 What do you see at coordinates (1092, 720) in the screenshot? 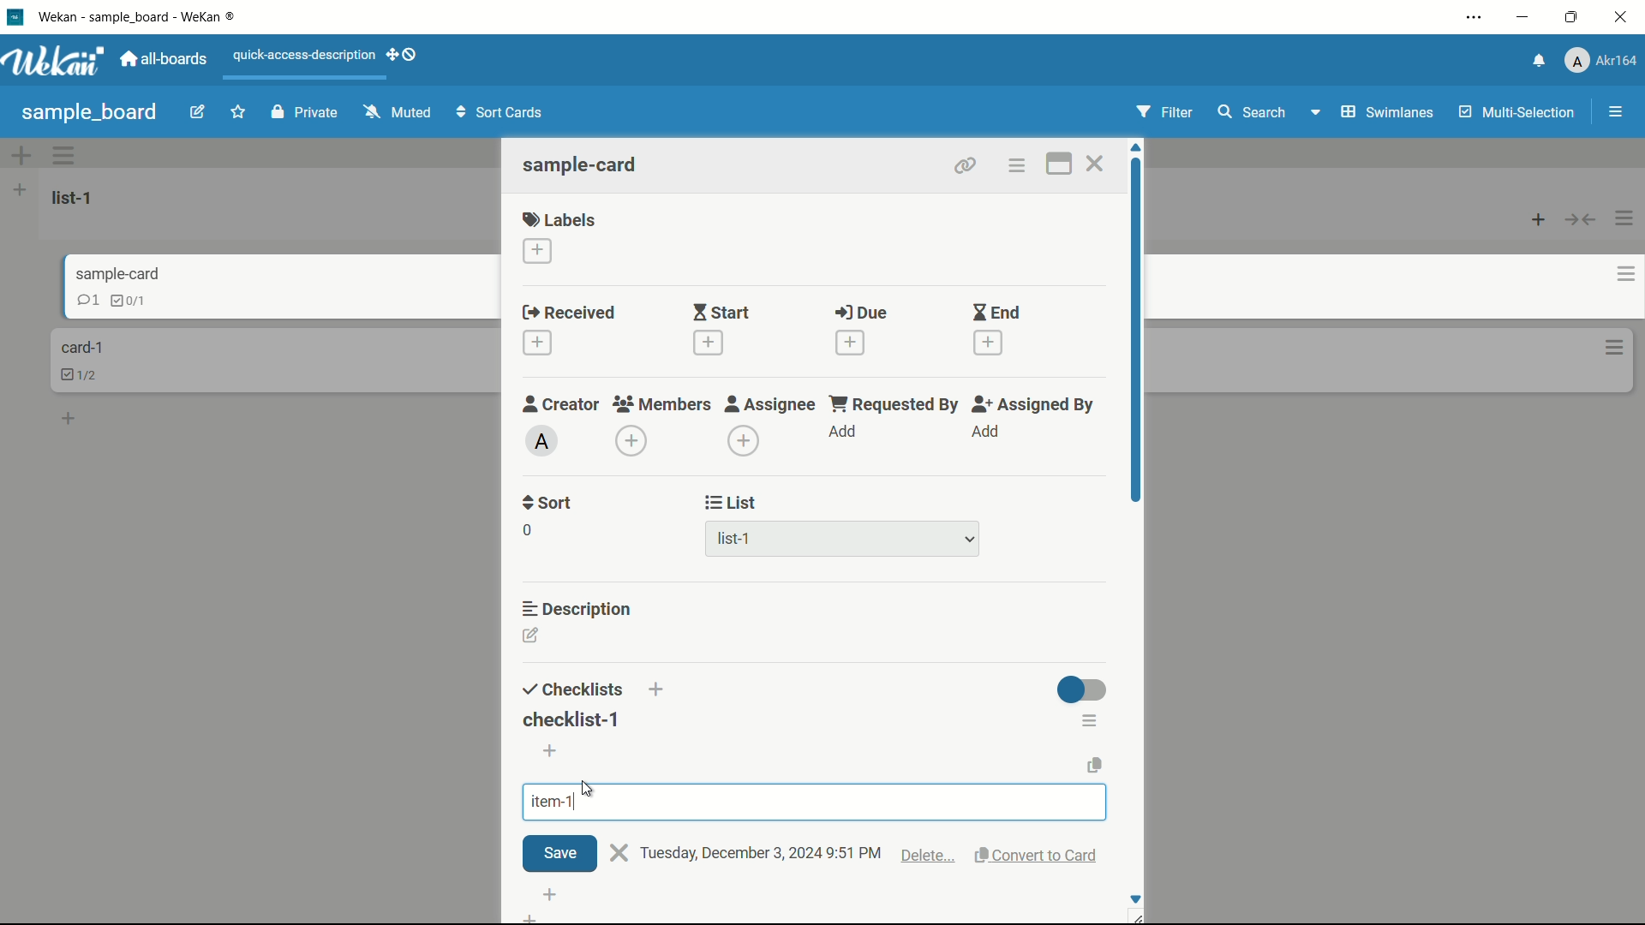
I see `checklist actions` at bounding box center [1092, 720].